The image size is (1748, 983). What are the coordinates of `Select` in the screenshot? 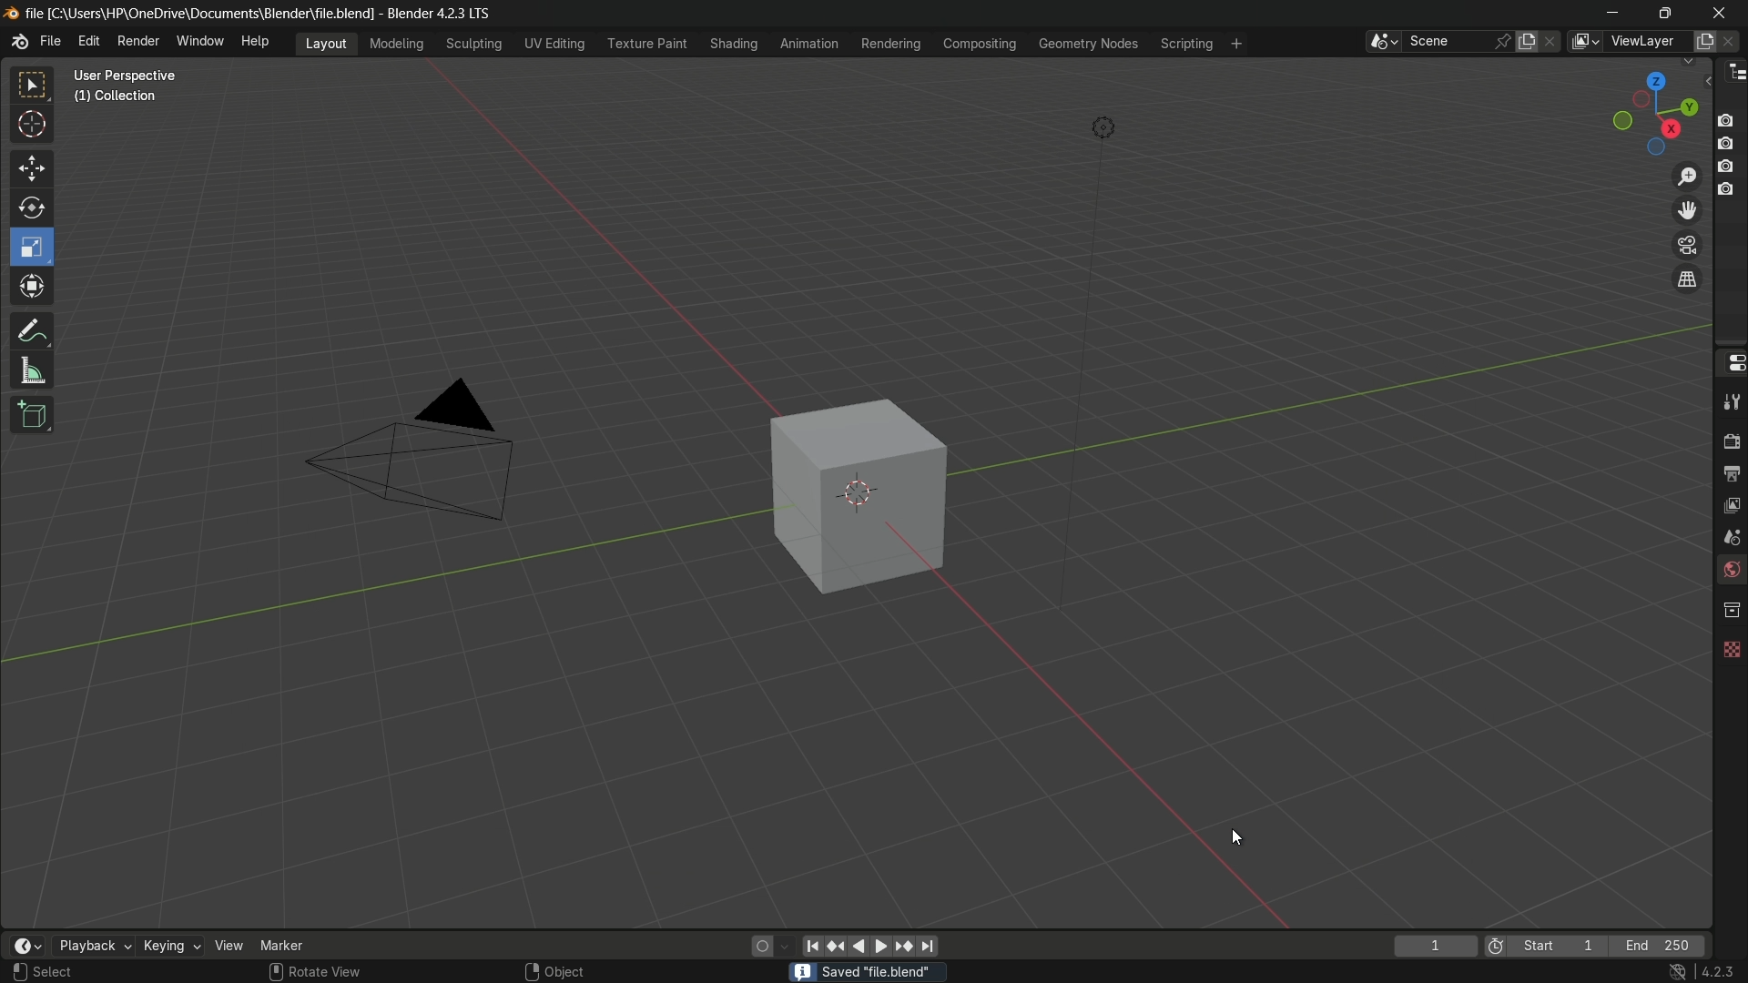 It's located at (76, 972).